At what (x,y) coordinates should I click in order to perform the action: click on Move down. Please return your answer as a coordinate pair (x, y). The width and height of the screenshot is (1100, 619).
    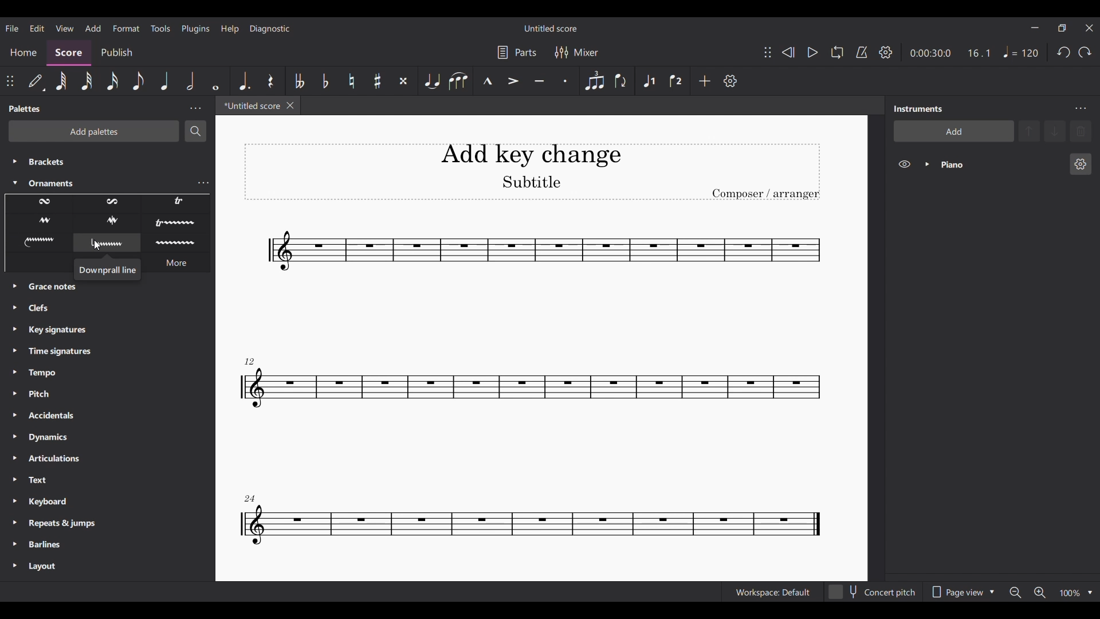
    Looking at the image, I should click on (1055, 131).